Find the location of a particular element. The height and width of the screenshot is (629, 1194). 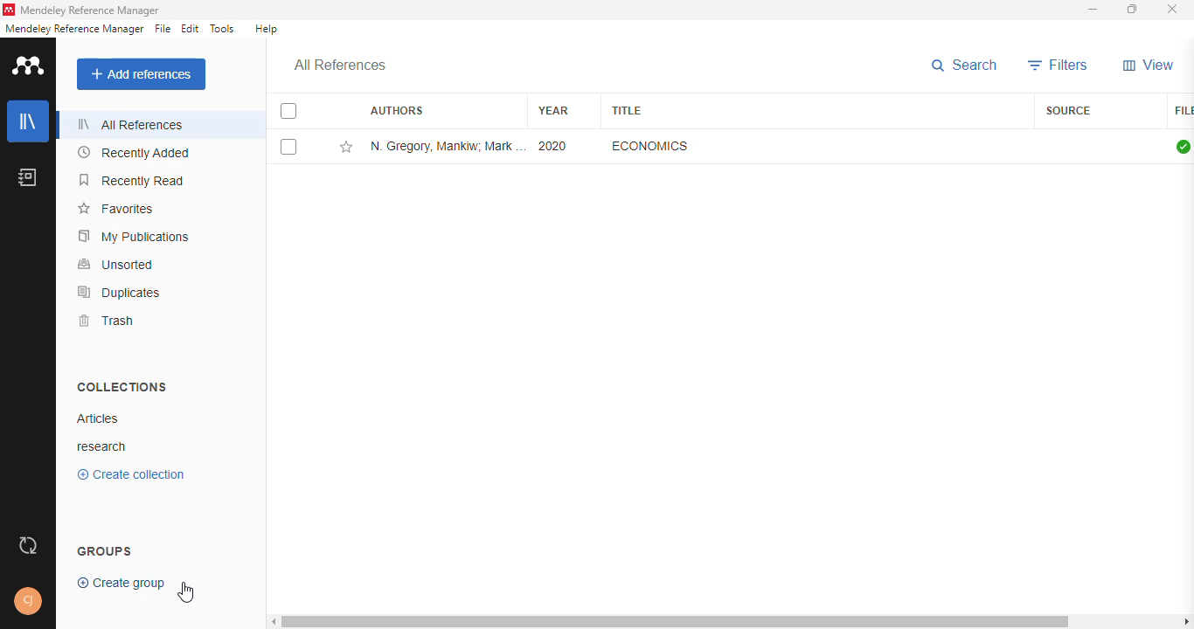

recently added is located at coordinates (134, 152).